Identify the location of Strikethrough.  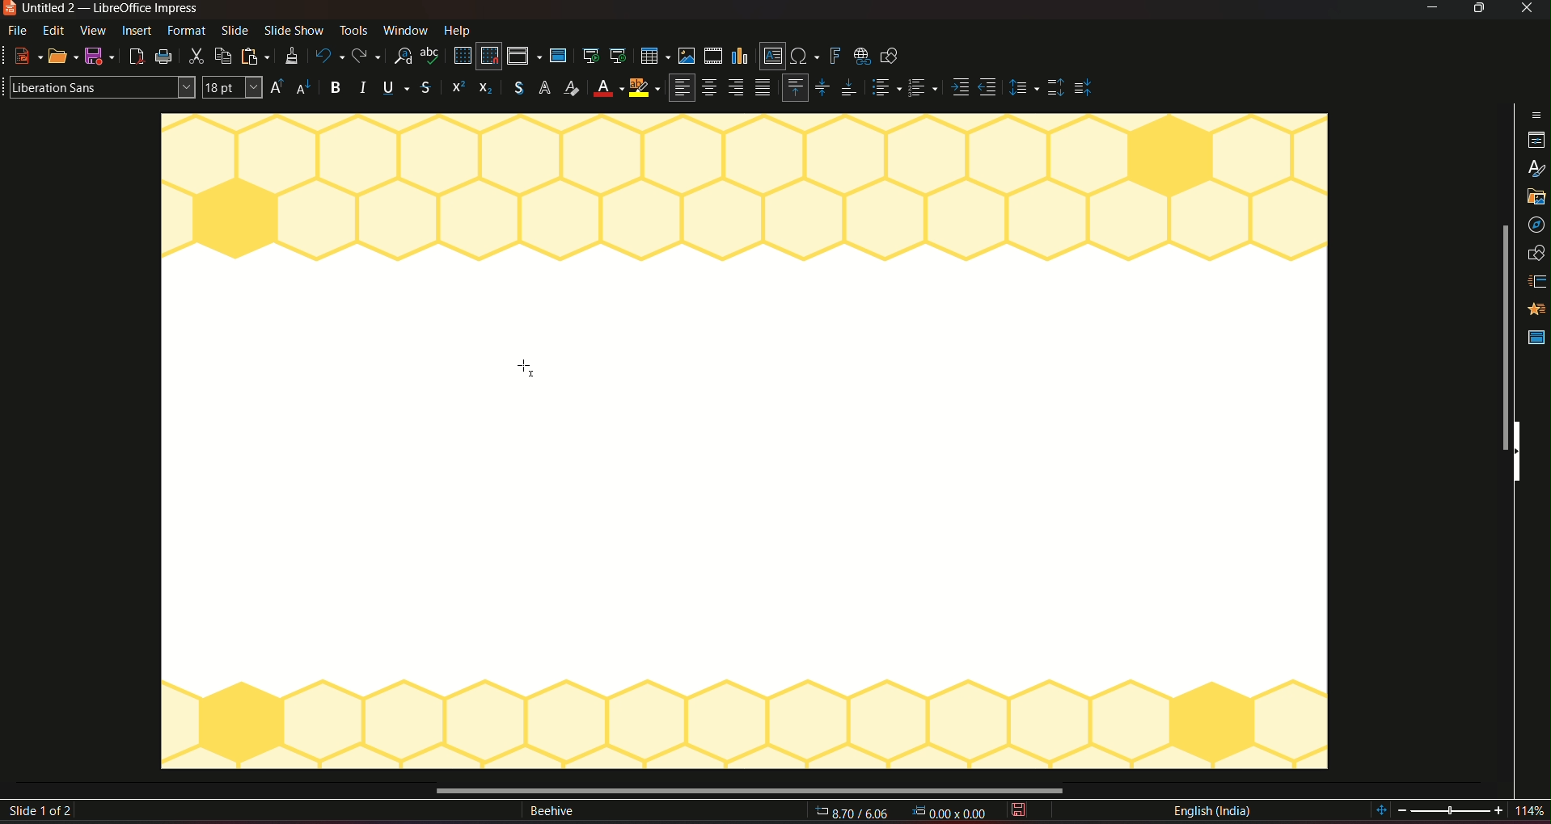
(426, 88).